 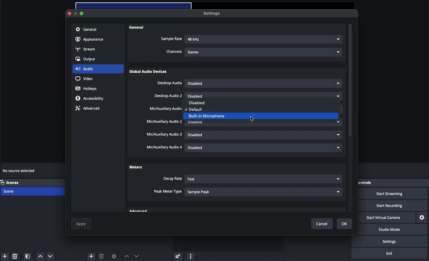 I want to click on Disabled, so click(x=263, y=136).